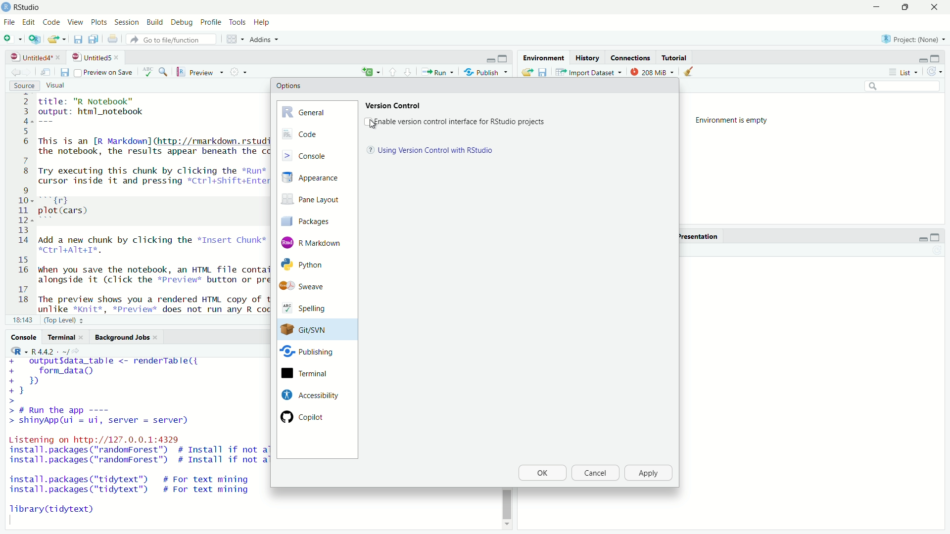 This screenshot has width=950, height=534. I want to click on Enable version control interface for RStudio projects, so click(460, 122).